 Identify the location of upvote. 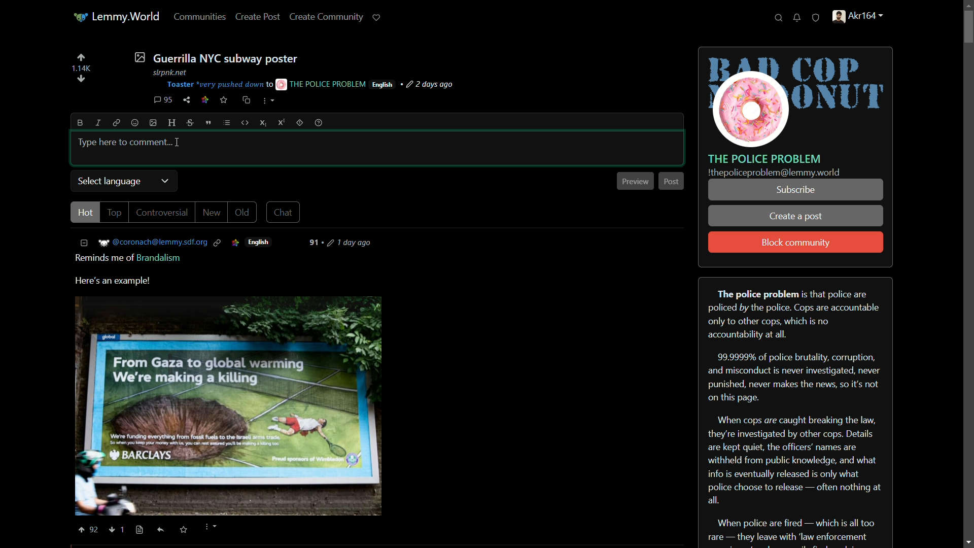
(87, 530).